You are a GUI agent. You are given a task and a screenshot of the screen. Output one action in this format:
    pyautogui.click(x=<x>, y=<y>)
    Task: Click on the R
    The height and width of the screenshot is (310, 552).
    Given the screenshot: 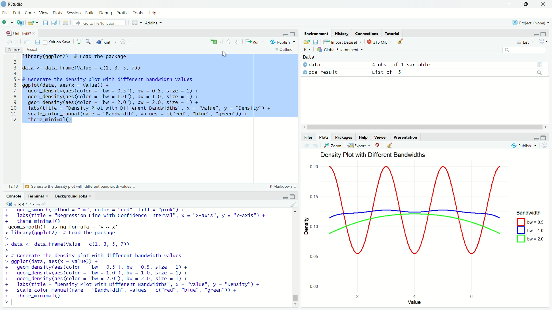 What is the action you would take?
    pyautogui.click(x=10, y=204)
    